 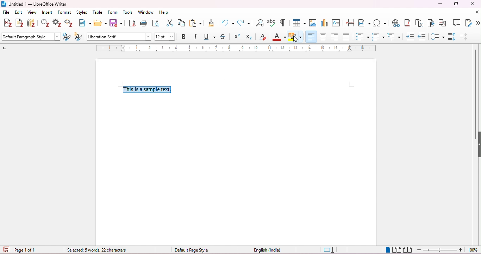 What do you see at coordinates (438, 36) in the screenshot?
I see `line spacing` at bounding box center [438, 36].